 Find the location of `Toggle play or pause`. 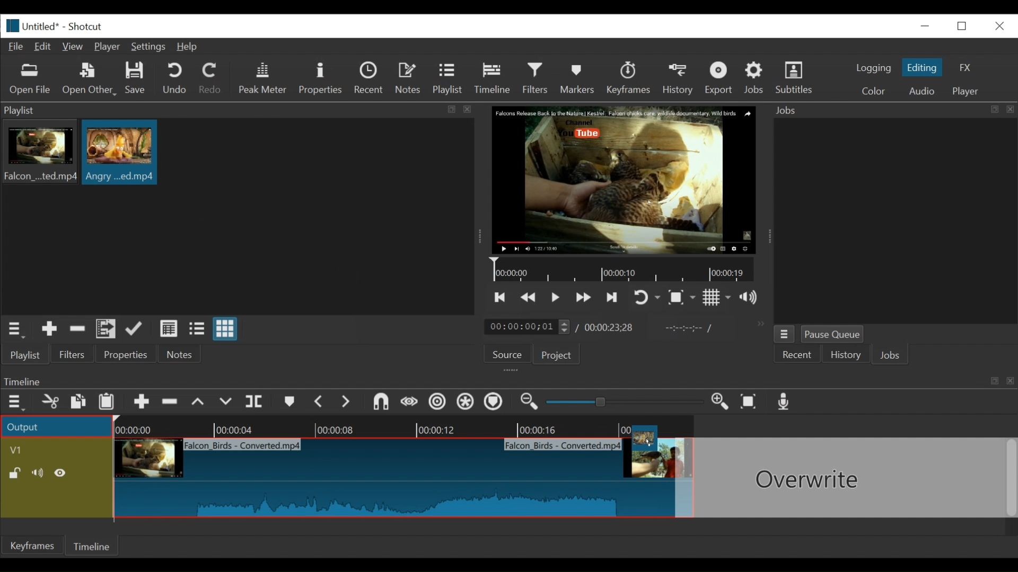

Toggle play or pause is located at coordinates (556, 297).